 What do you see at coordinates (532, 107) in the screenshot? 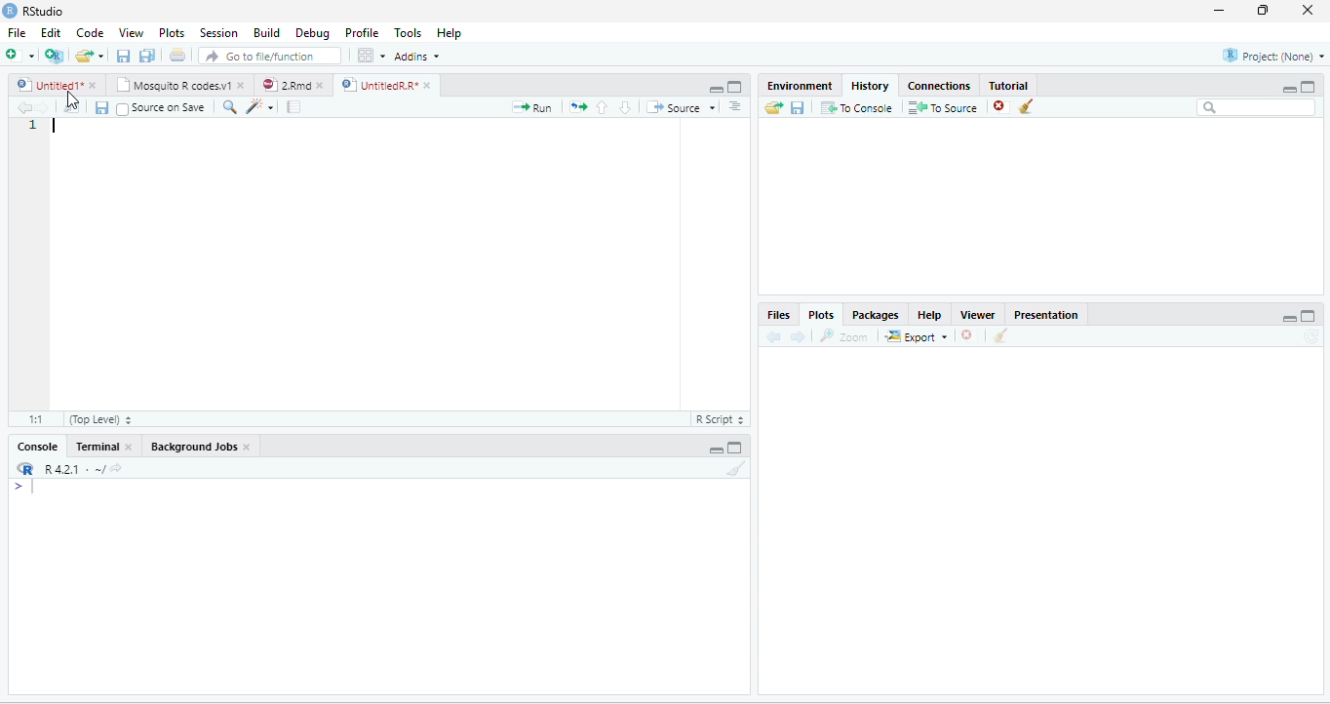
I see `Run` at bounding box center [532, 107].